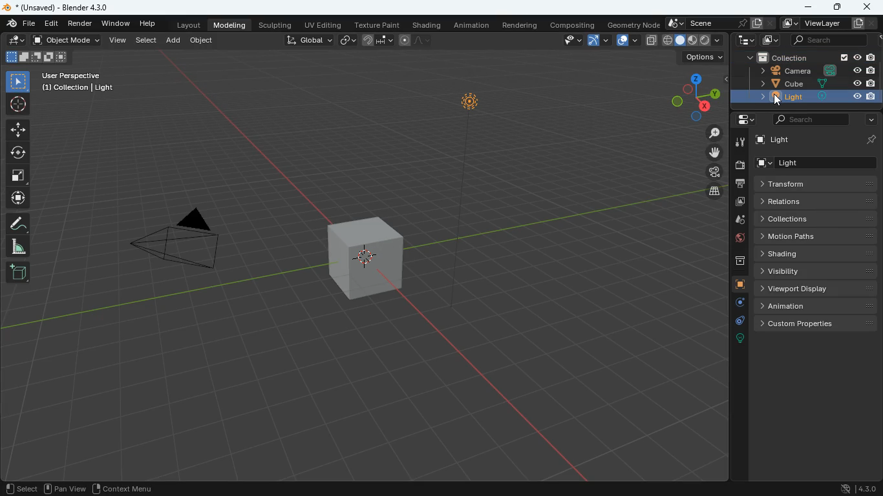 The width and height of the screenshot is (883, 496). What do you see at coordinates (738, 240) in the screenshot?
I see `public` at bounding box center [738, 240].